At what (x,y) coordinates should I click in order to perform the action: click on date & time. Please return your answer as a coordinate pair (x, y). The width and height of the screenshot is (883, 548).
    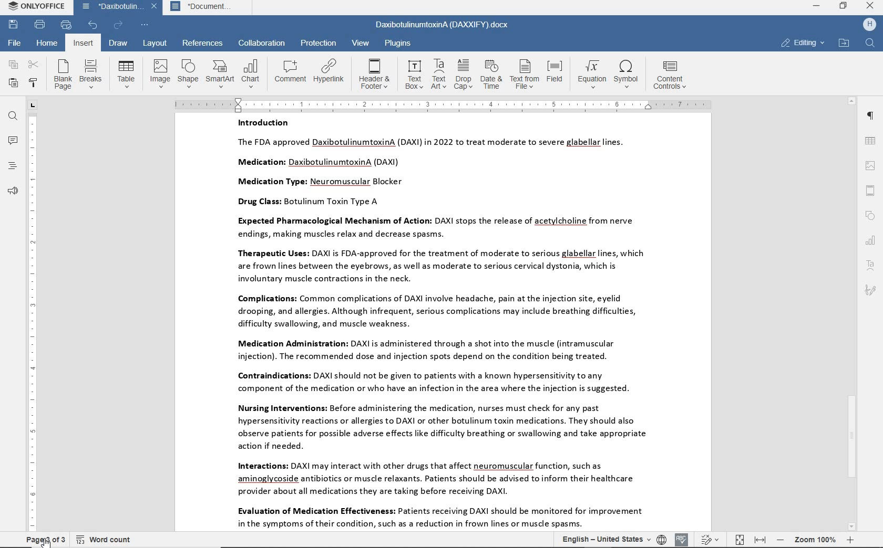
    Looking at the image, I should click on (492, 75).